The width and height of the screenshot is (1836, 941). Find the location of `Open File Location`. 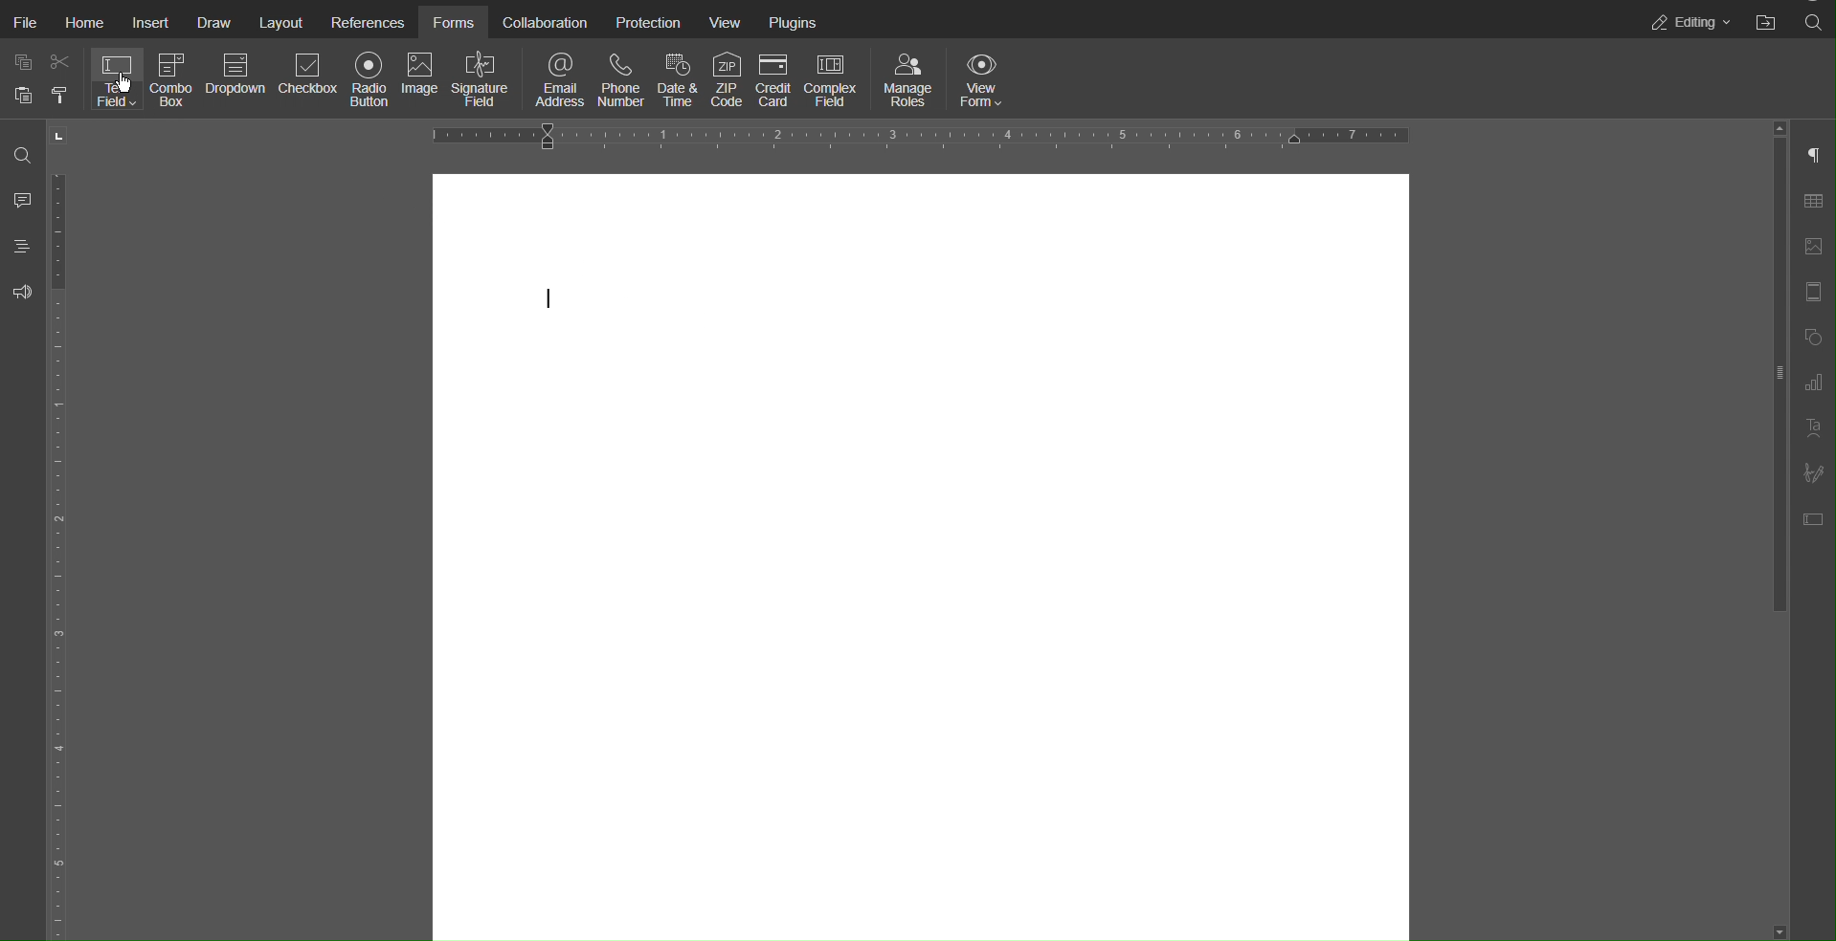

Open File Location is located at coordinates (1767, 20).